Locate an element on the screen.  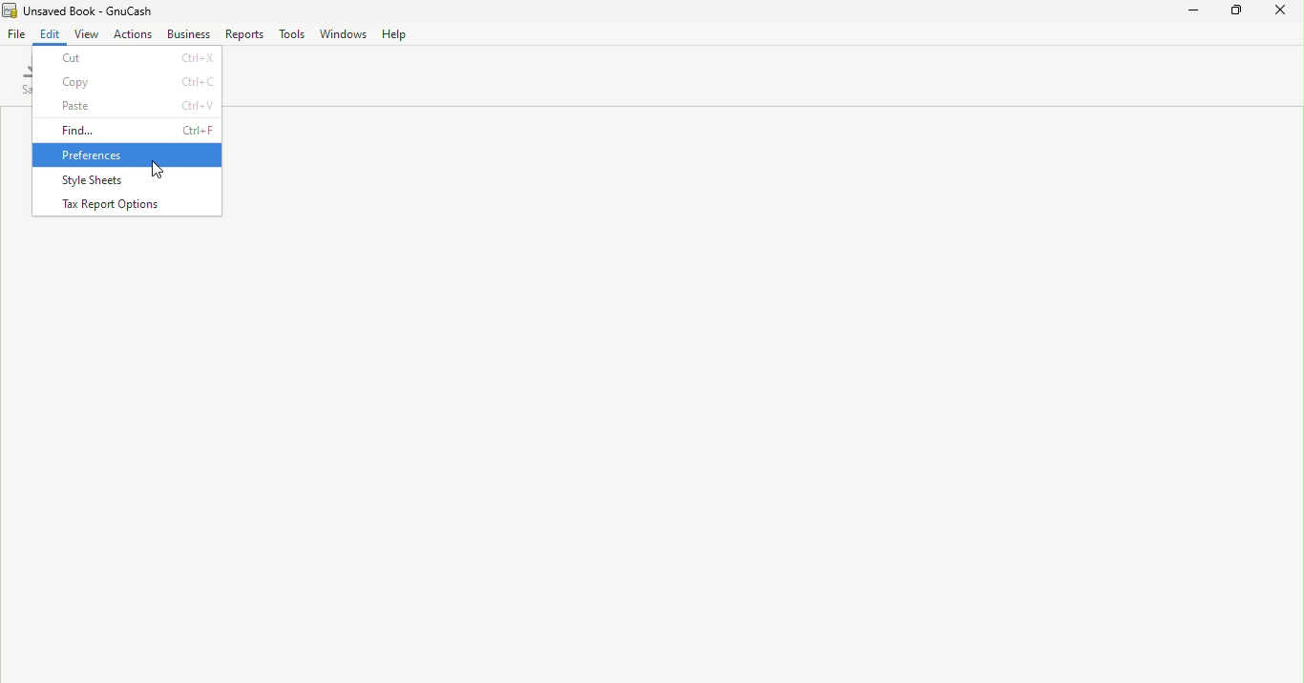
Preferences is located at coordinates (128, 155).